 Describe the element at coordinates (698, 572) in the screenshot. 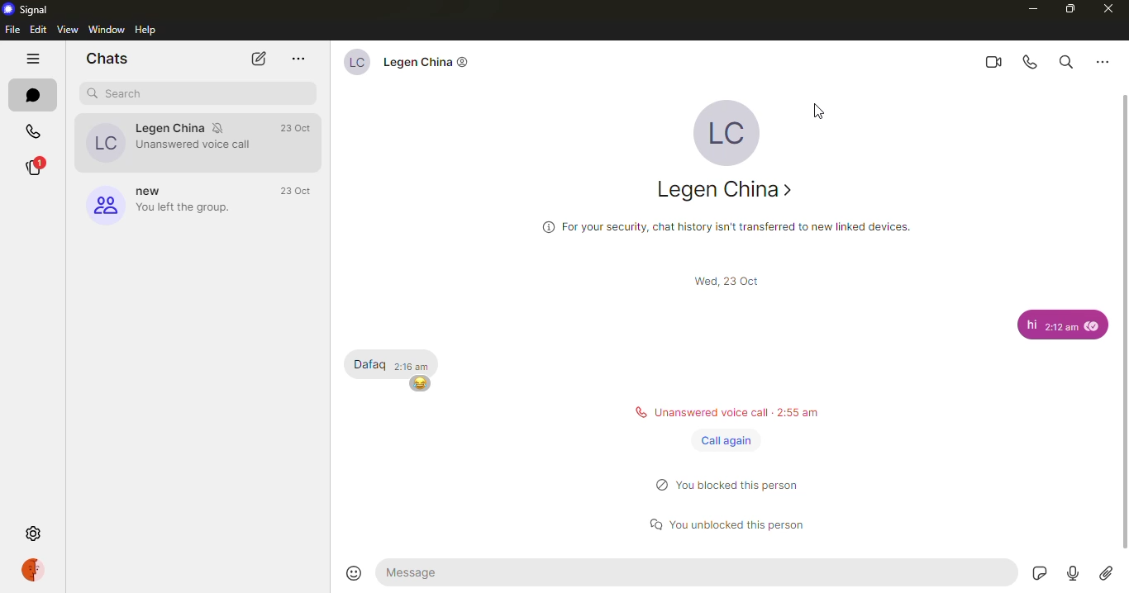

I see `message` at that location.